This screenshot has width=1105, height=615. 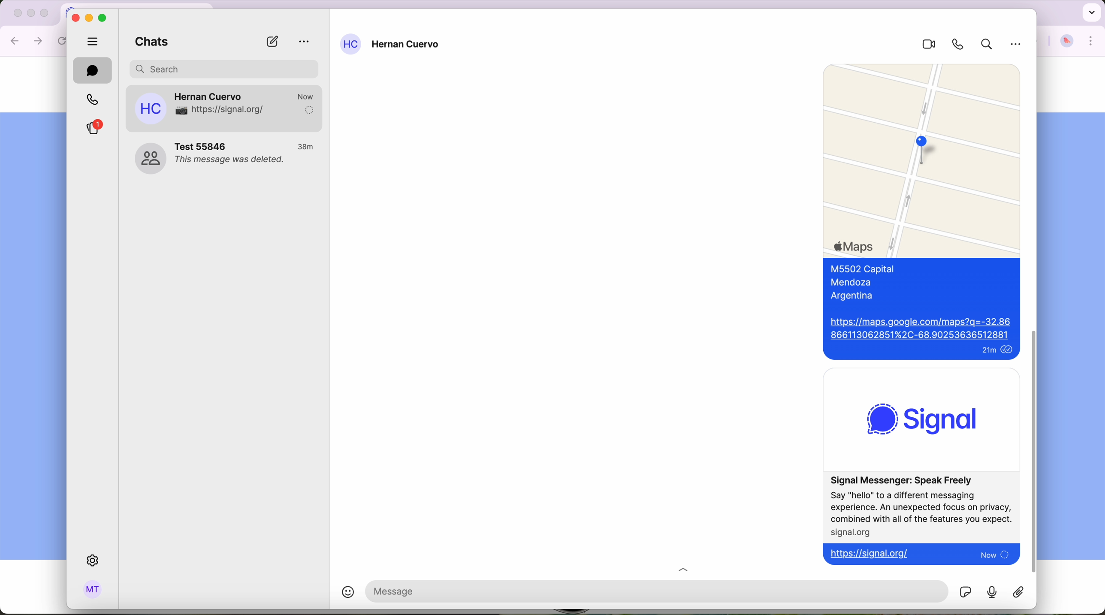 I want to click on Argentina, so click(x=854, y=297).